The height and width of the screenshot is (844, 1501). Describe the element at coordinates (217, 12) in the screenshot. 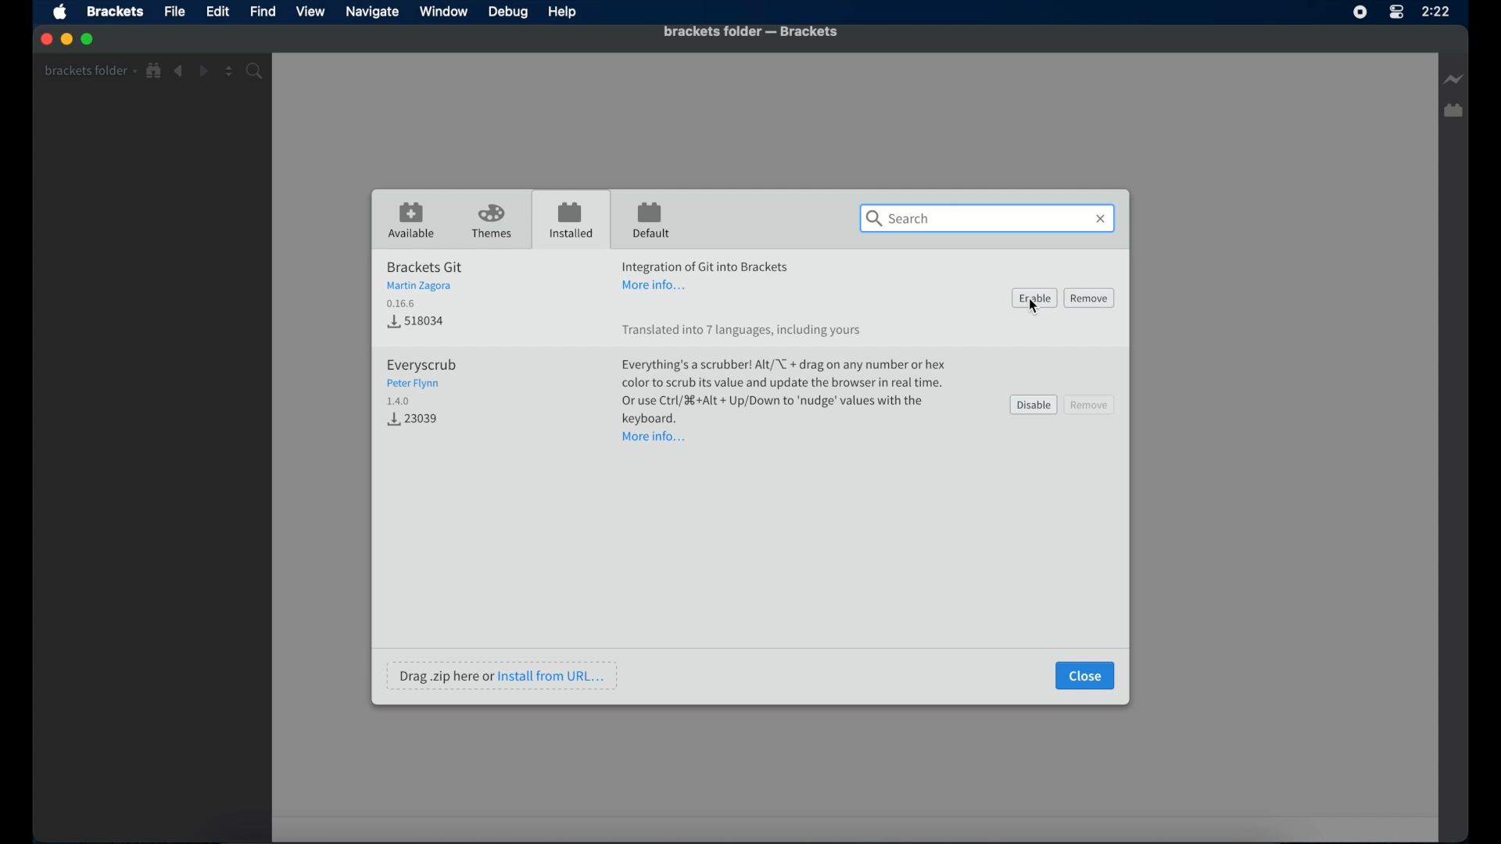

I see `edit` at that location.